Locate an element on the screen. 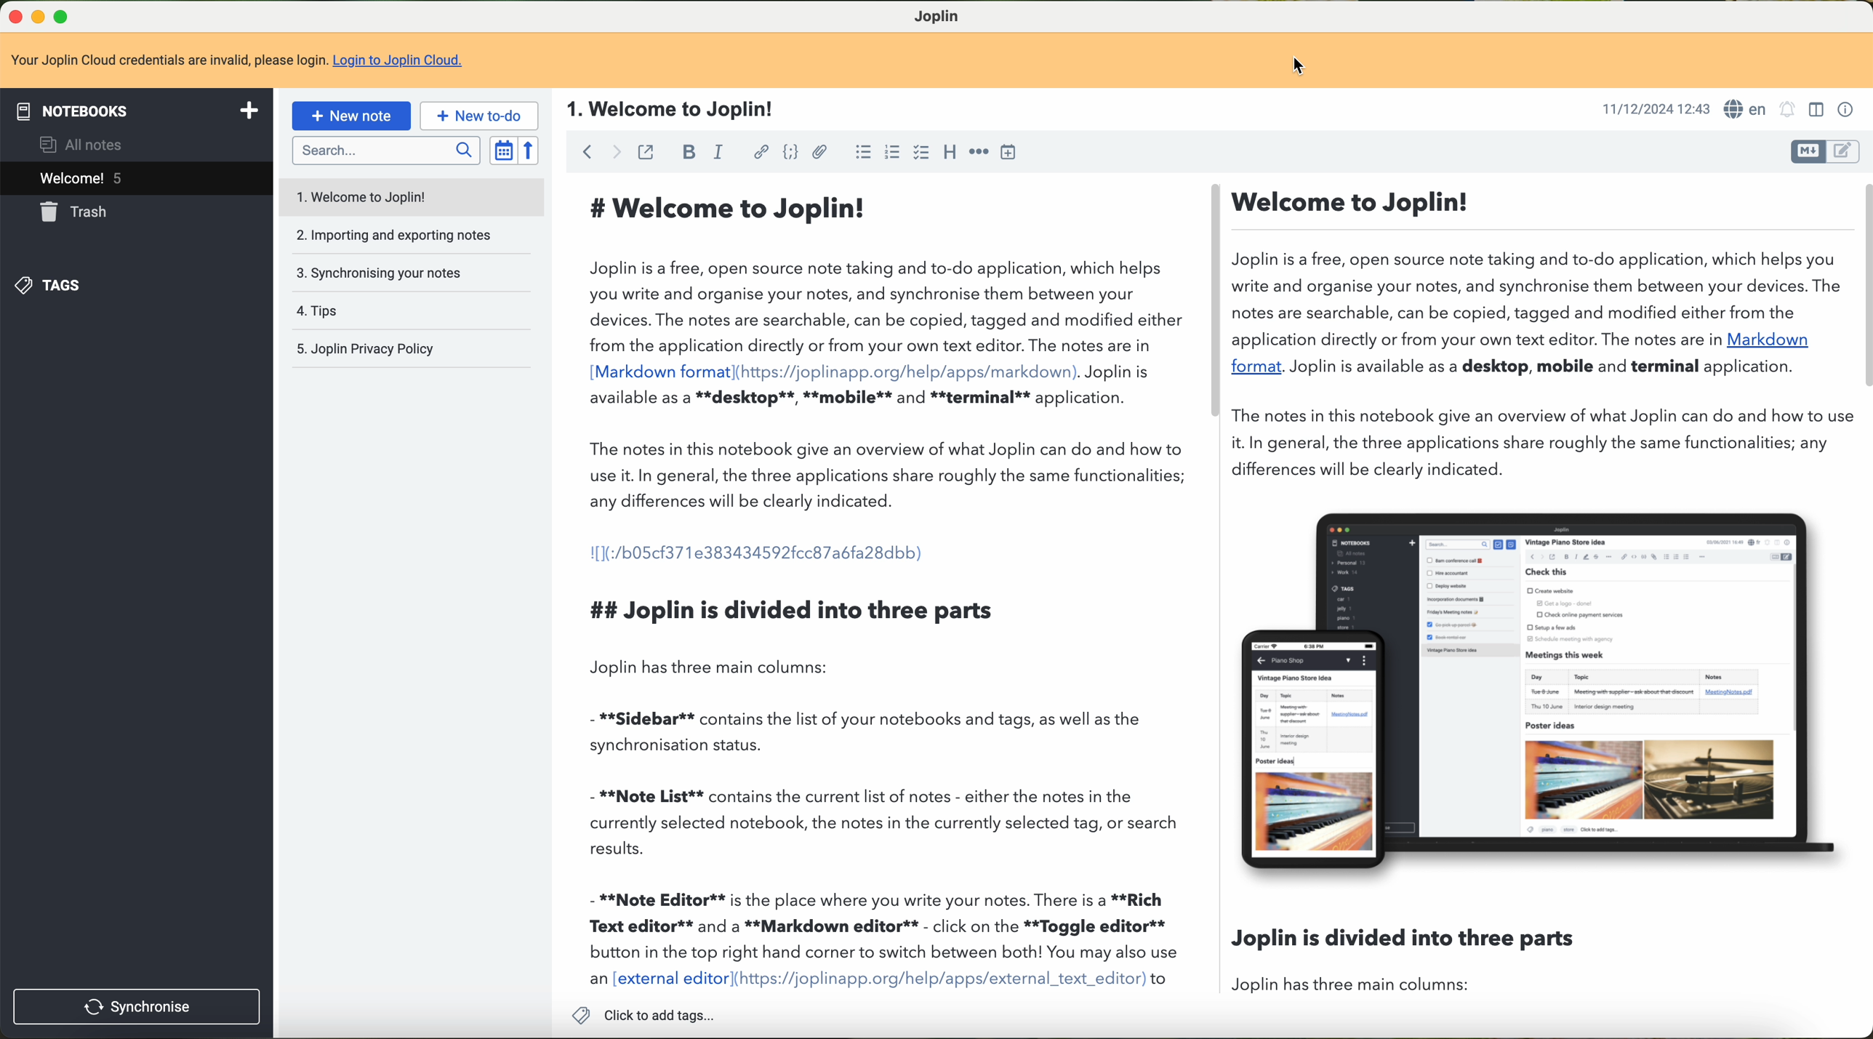 The height and width of the screenshot is (1039, 1873). close program is located at coordinates (13, 18).